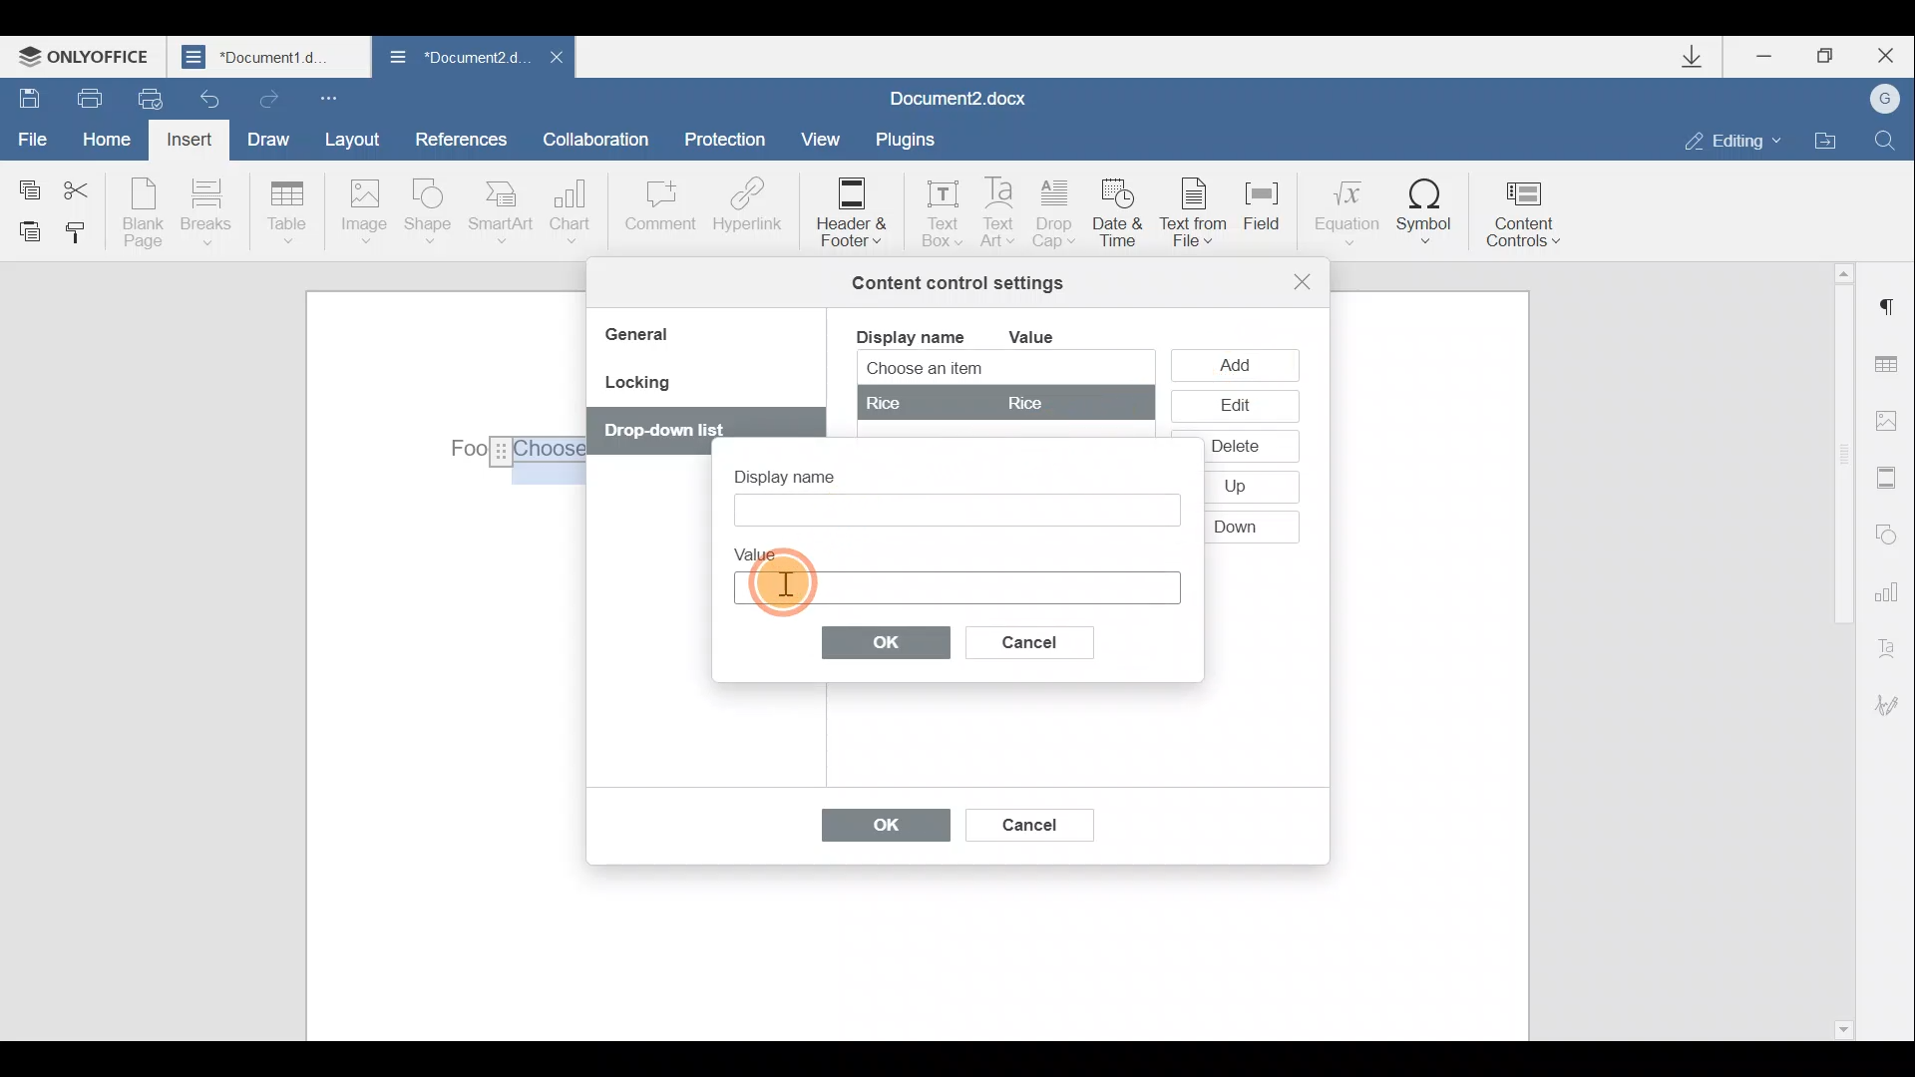 Image resolution: width=1915 pixels, height=1077 pixels. What do you see at coordinates (636, 389) in the screenshot?
I see `Locking` at bounding box center [636, 389].